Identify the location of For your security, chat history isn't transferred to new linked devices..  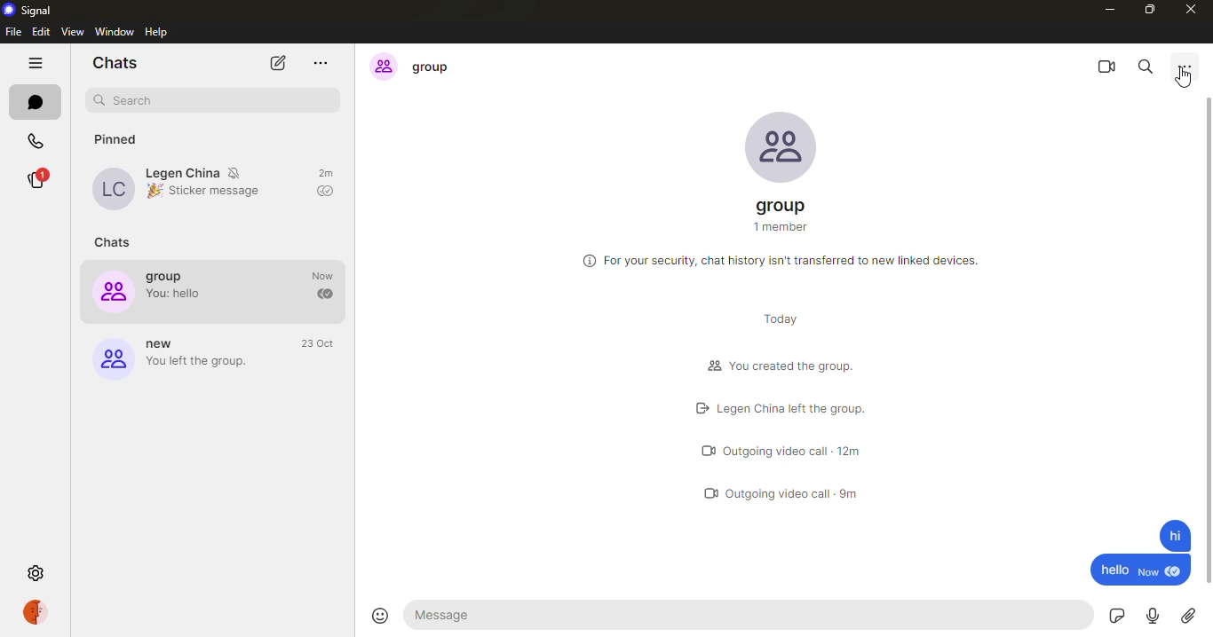
(791, 260).